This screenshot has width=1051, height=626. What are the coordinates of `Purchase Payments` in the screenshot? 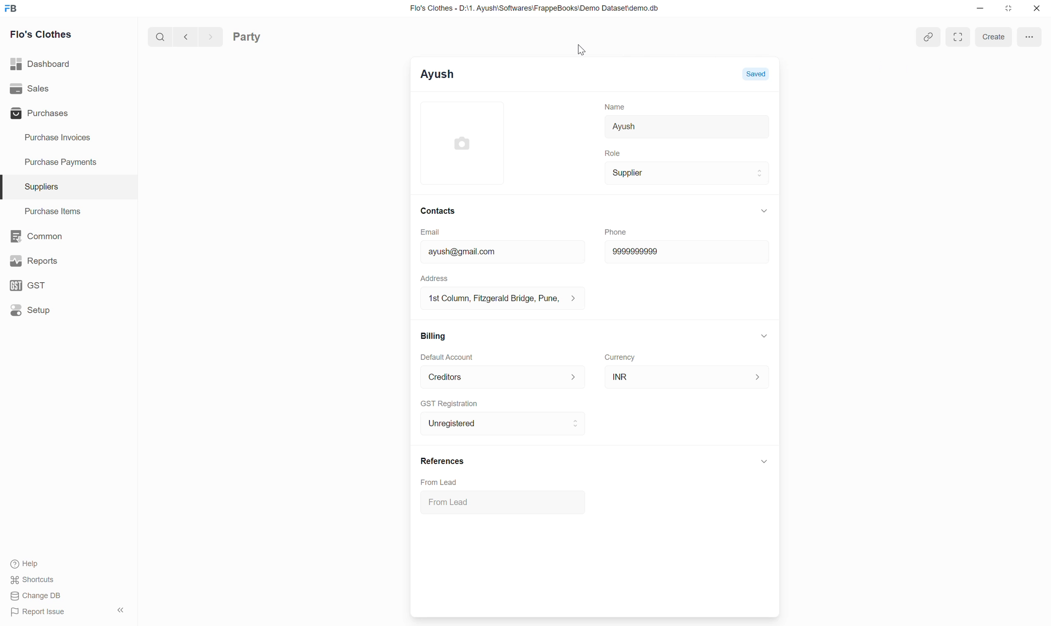 It's located at (69, 162).